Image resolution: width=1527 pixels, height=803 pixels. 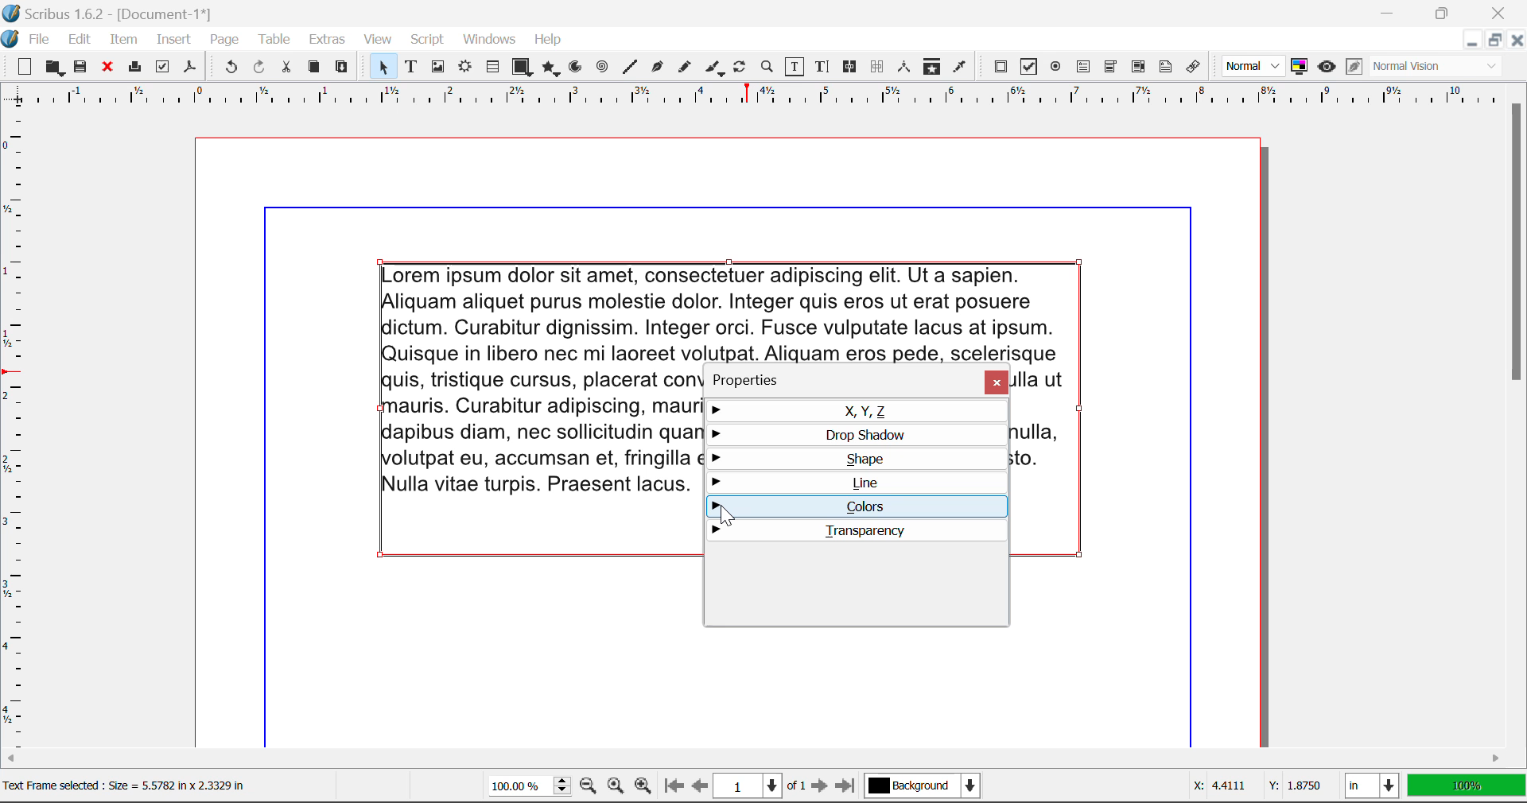 What do you see at coordinates (727, 517) in the screenshot?
I see `Cursor Position` at bounding box center [727, 517].